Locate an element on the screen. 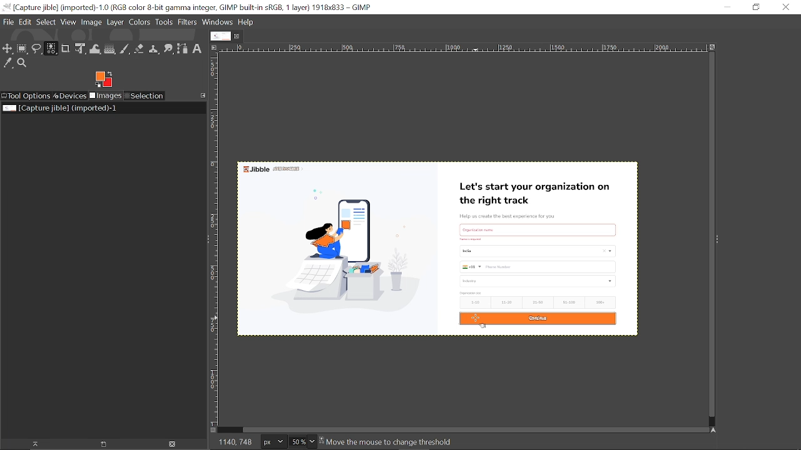 The height and width of the screenshot is (450, 801). Cursor is located at coordinates (480, 322).